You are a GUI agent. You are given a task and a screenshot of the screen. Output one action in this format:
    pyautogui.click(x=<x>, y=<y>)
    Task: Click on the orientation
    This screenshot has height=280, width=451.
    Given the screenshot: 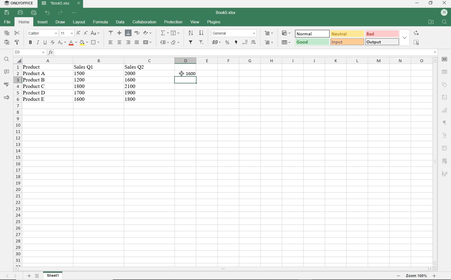 What is the action you would take?
    pyautogui.click(x=147, y=33)
    